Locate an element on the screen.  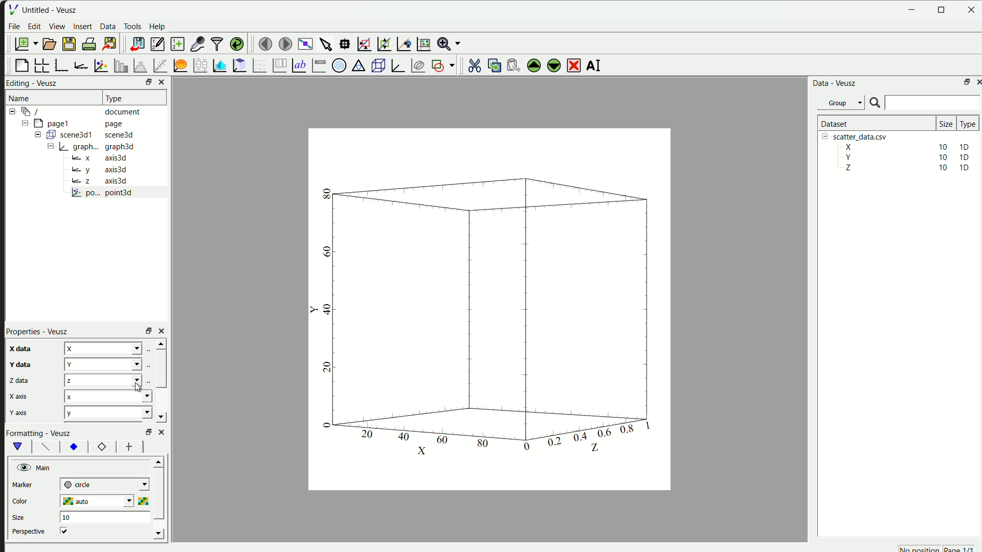
close is located at coordinates (160, 82).